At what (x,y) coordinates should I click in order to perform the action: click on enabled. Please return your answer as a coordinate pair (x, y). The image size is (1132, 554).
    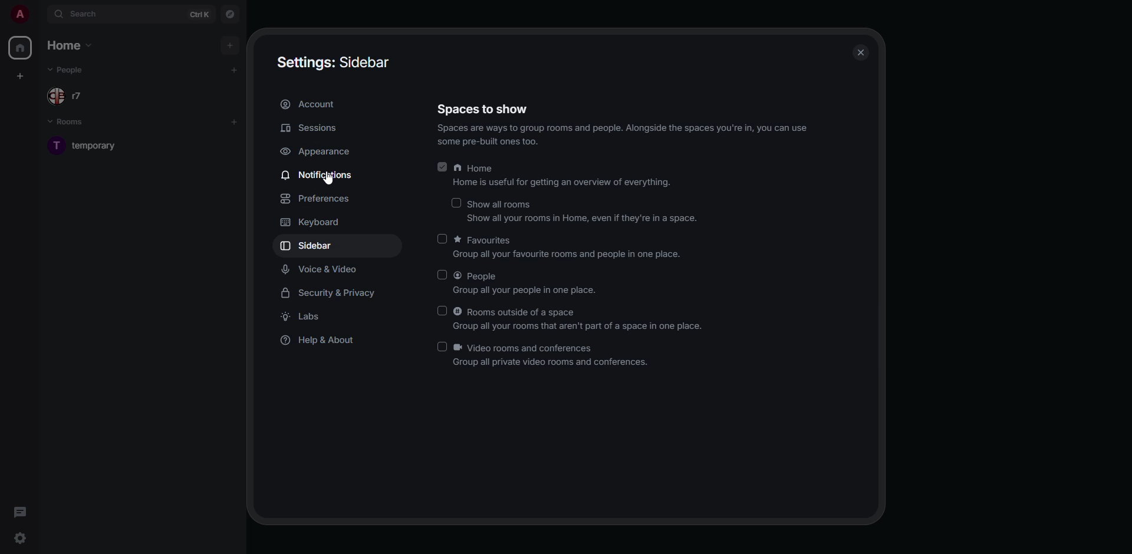
    Looking at the image, I should click on (441, 166).